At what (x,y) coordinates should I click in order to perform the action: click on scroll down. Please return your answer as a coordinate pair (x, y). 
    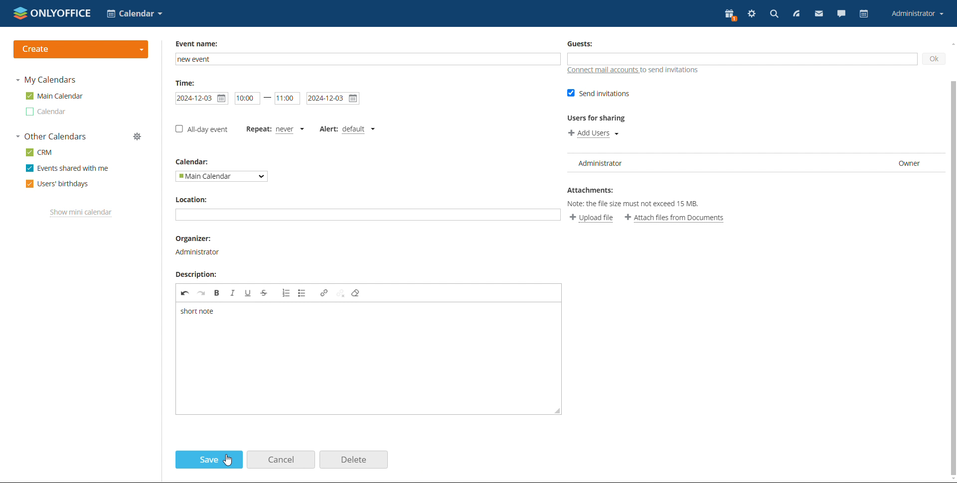
    Looking at the image, I should click on (951, 479).